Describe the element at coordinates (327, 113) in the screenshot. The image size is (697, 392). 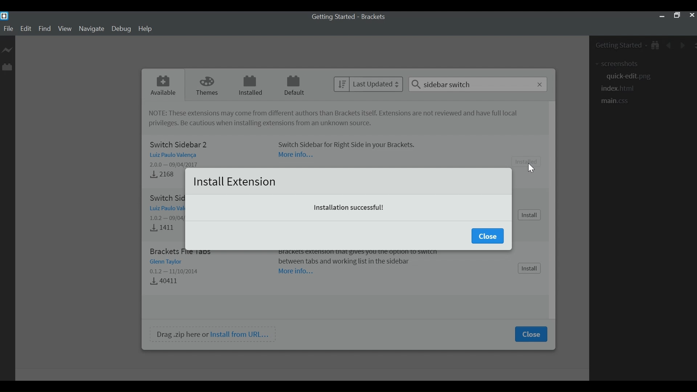
I see `NOTE: These extensions may come from different authors tan Brackets itself. Extensions are not reviewed and have full local privileges` at that location.